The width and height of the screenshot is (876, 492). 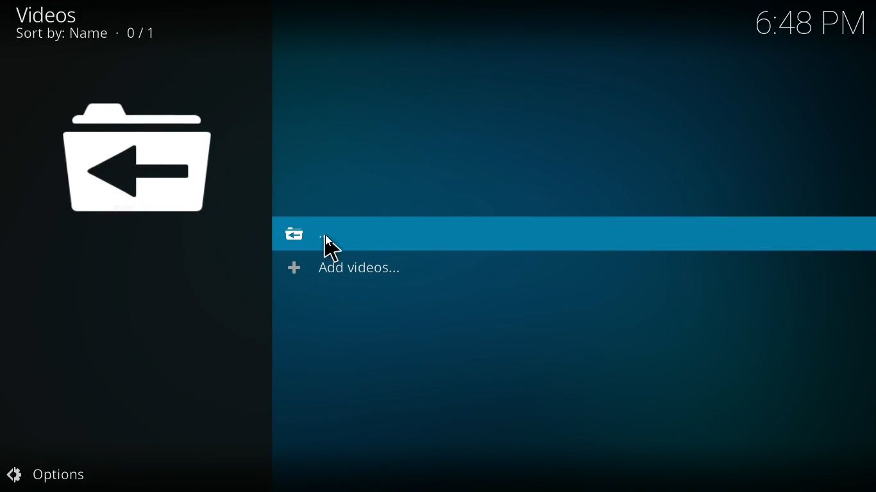 I want to click on time, so click(x=802, y=24).